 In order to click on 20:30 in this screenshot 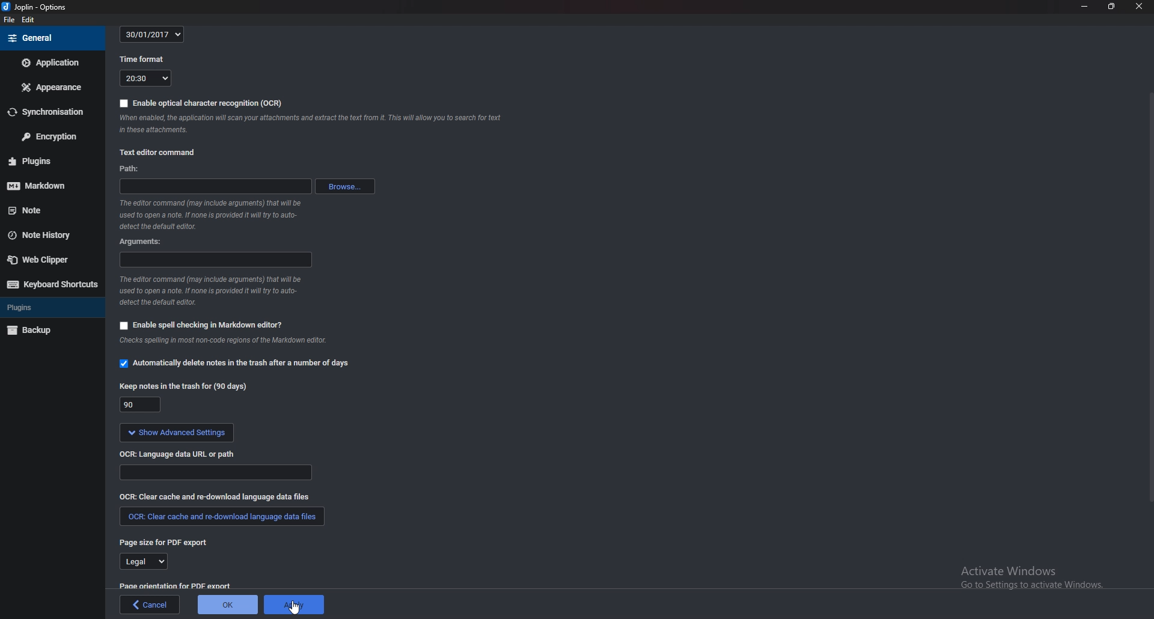, I will do `click(145, 78)`.